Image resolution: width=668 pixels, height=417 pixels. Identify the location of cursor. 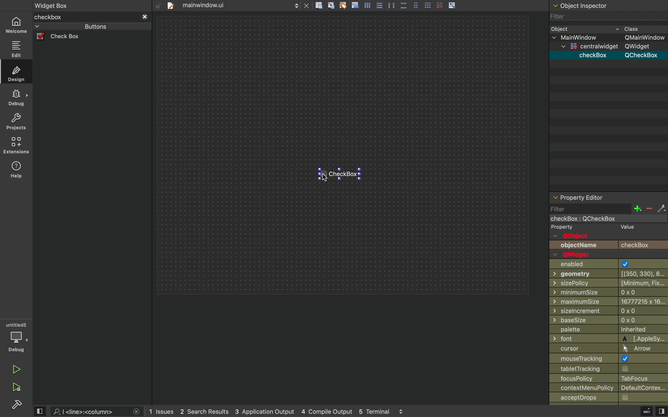
(606, 348).